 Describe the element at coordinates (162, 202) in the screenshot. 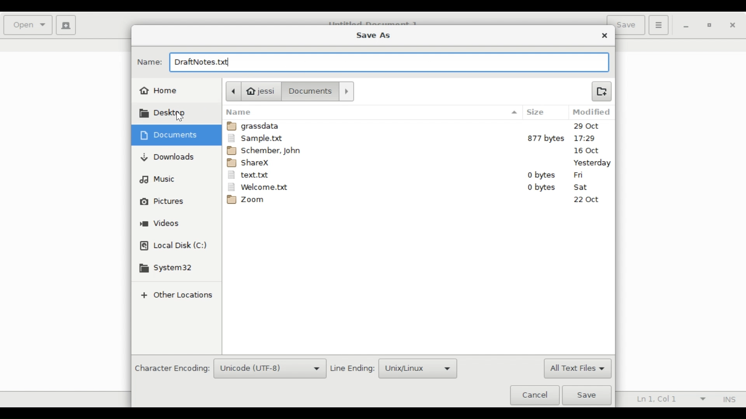

I see `Pictures` at that location.